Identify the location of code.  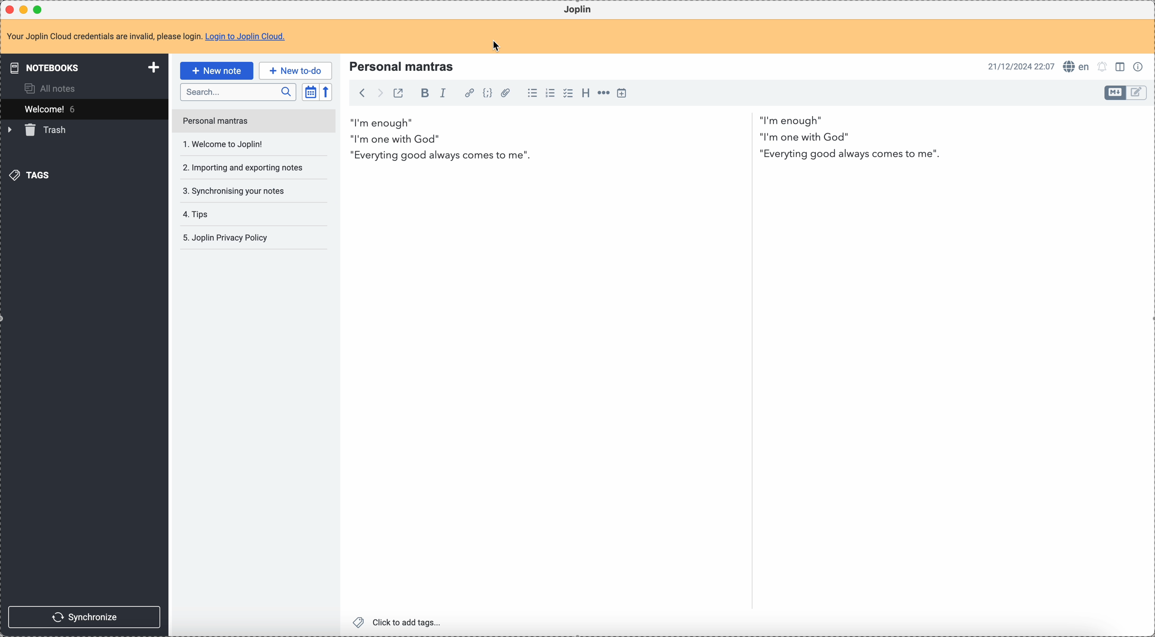
(488, 94).